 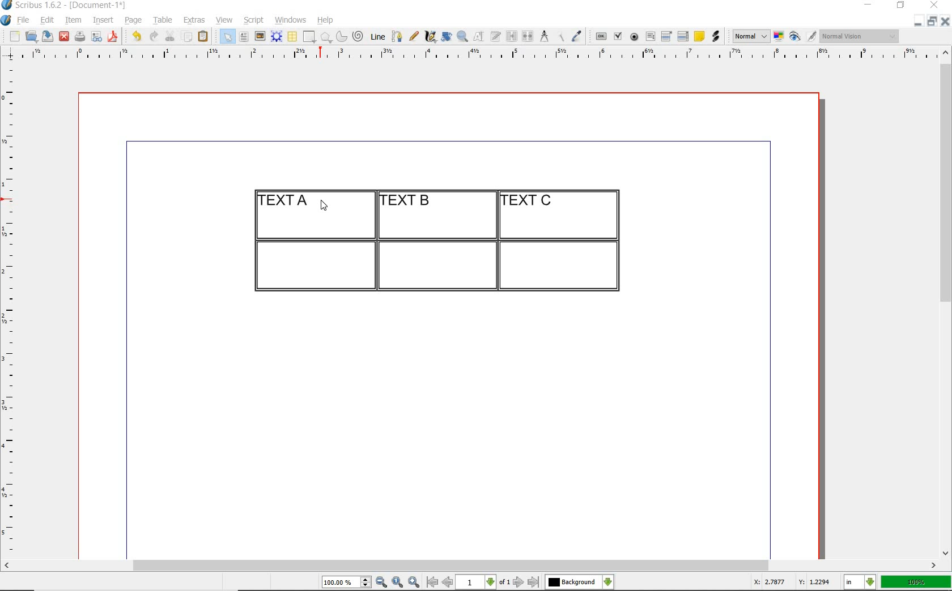 What do you see at coordinates (932, 20) in the screenshot?
I see `restore` at bounding box center [932, 20].